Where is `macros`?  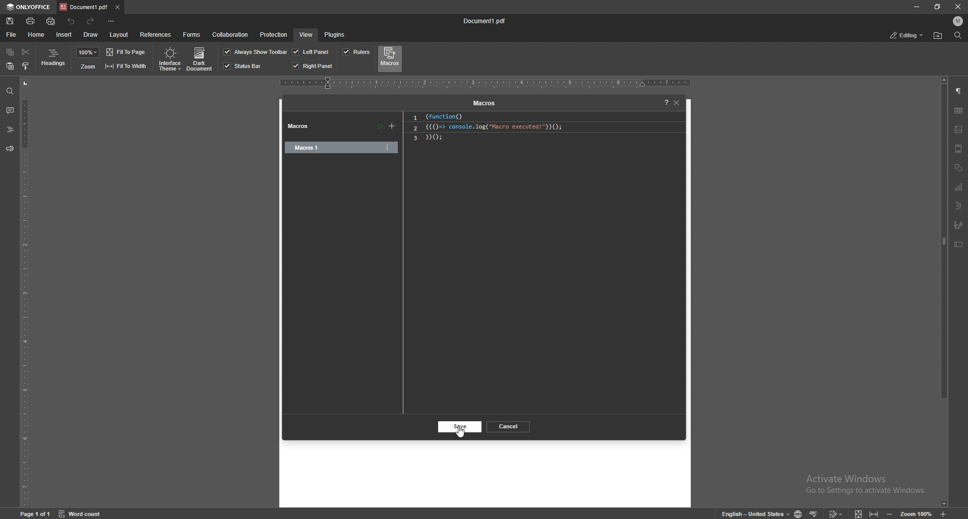 macros is located at coordinates (390, 58).